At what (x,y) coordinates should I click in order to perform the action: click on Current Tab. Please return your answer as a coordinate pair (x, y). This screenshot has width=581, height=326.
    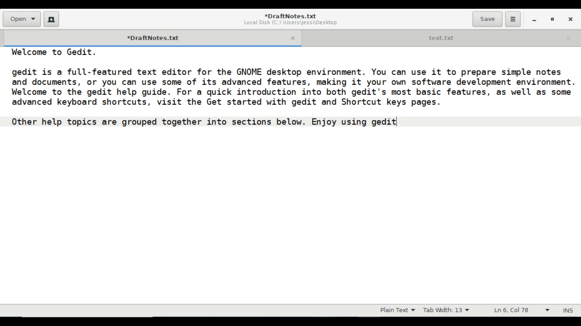
    Looking at the image, I should click on (149, 37).